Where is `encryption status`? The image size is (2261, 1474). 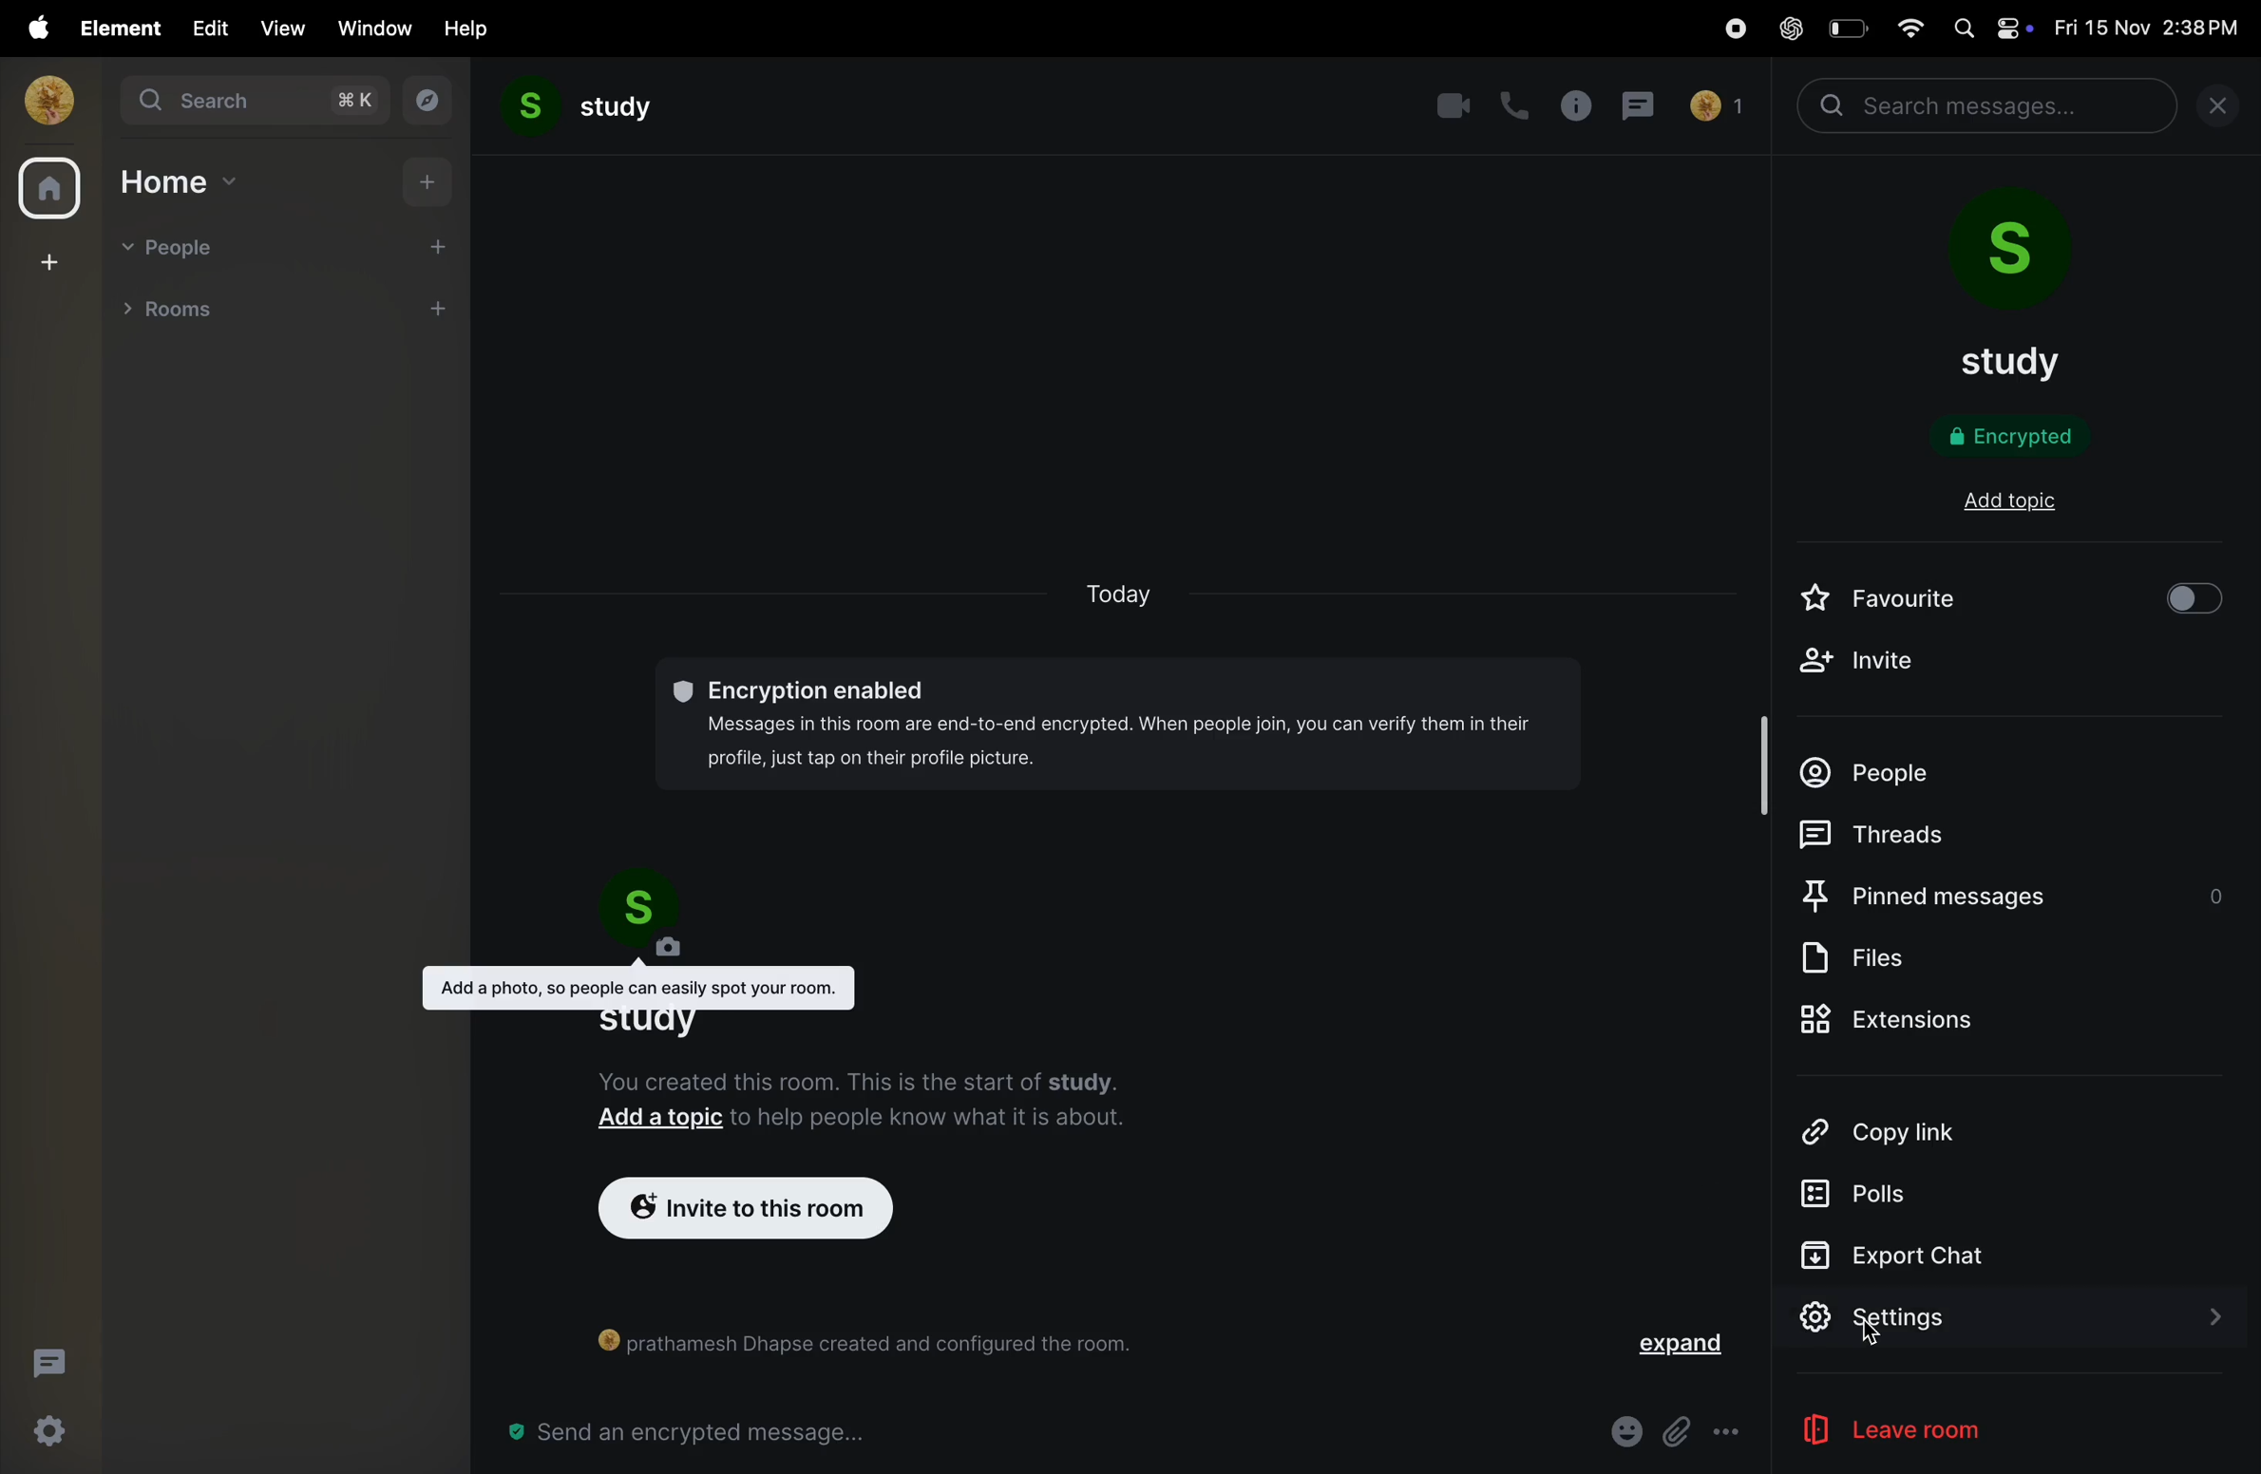 encryption status is located at coordinates (2025, 437).